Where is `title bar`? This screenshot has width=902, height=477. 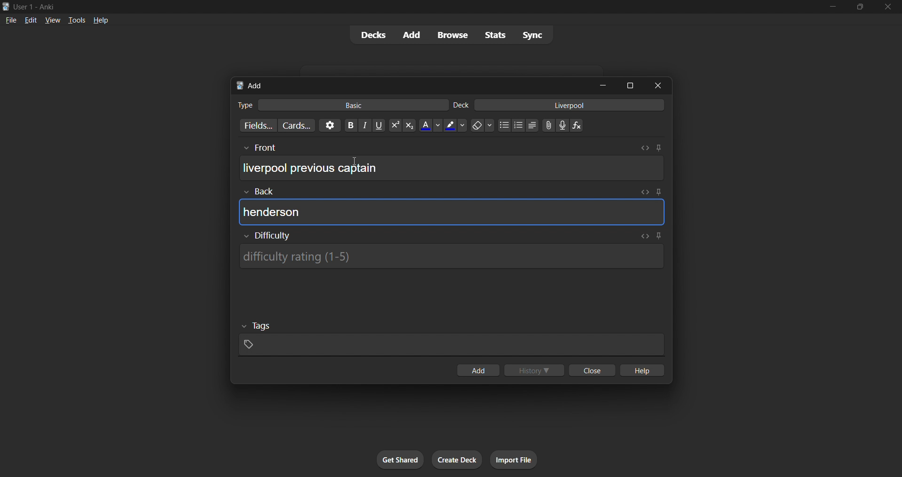 title bar is located at coordinates (406, 6).